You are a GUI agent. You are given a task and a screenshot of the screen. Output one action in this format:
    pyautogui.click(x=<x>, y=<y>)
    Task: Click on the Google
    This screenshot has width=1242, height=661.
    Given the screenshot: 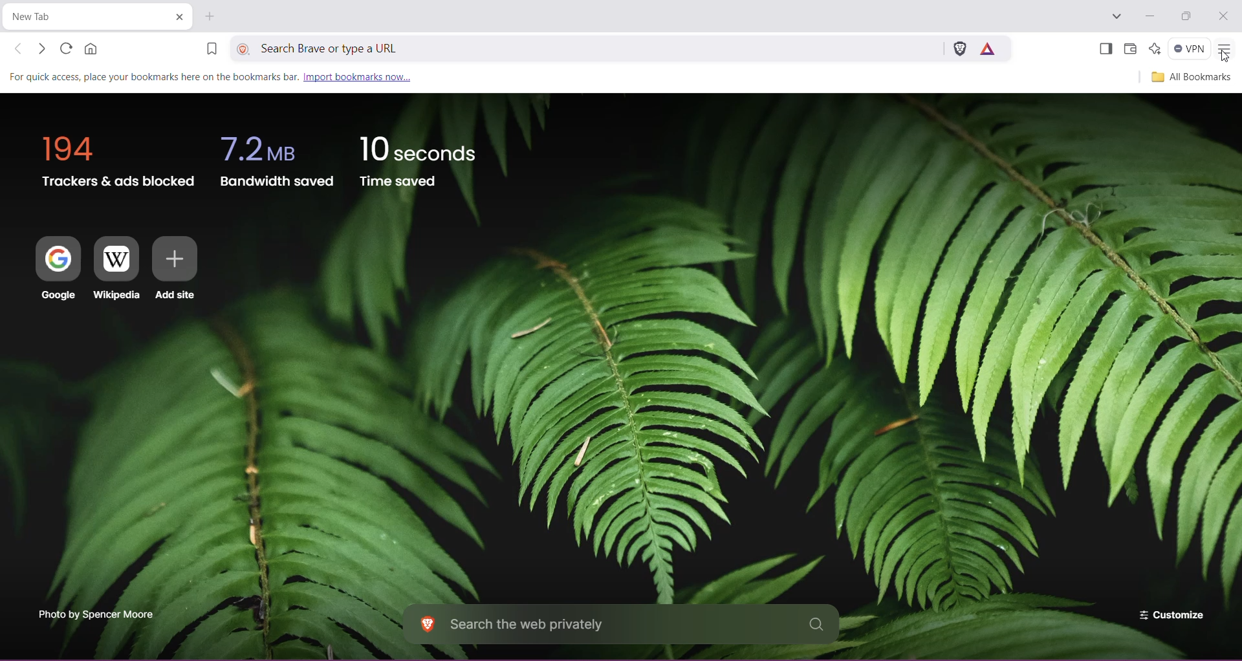 What is the action you would take?
    pyautogui.click(x=52, y=269)
    